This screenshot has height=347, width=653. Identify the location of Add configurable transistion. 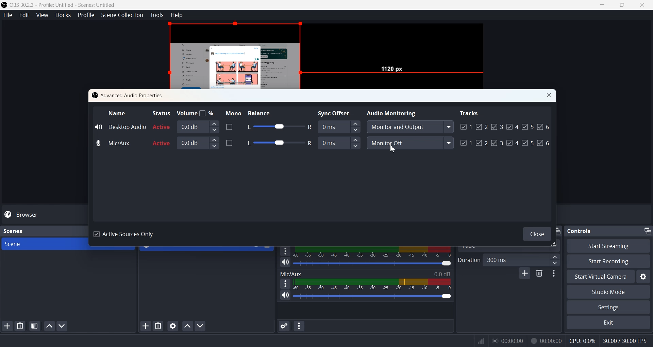
(524, 274).